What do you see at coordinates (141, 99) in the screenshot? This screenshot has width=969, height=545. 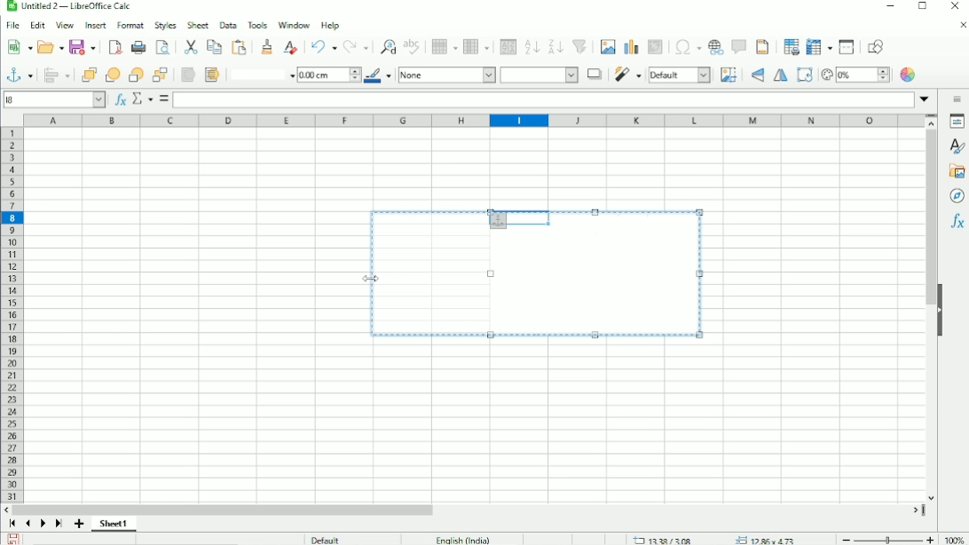 I see `Select function` at bounding box center [141, 99].